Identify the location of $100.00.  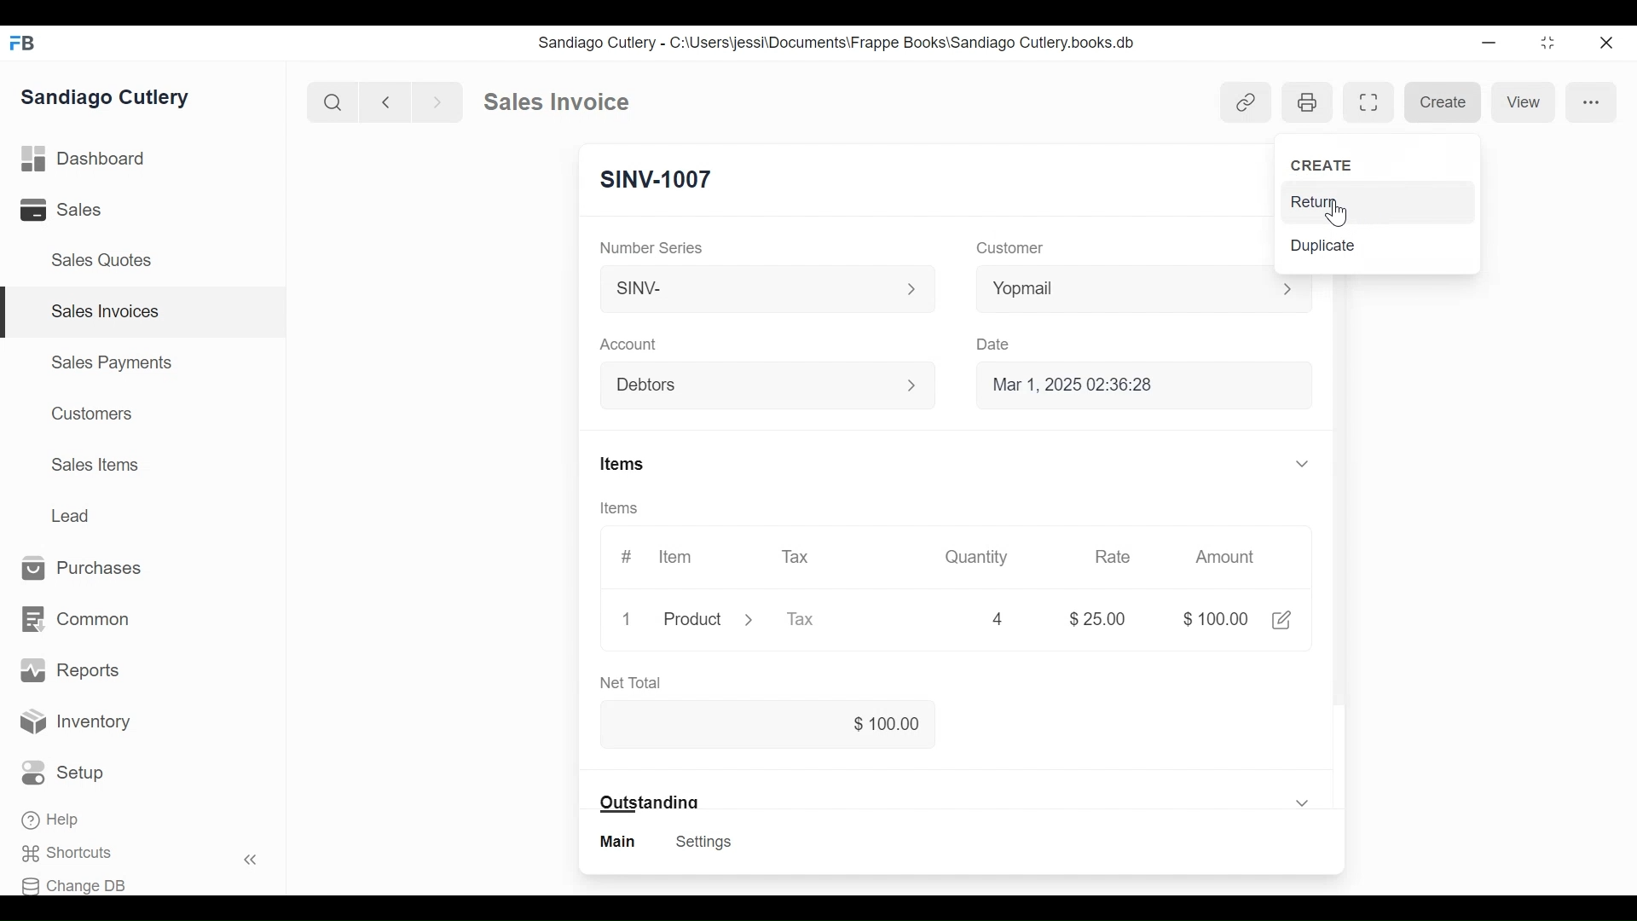
(768, 722).